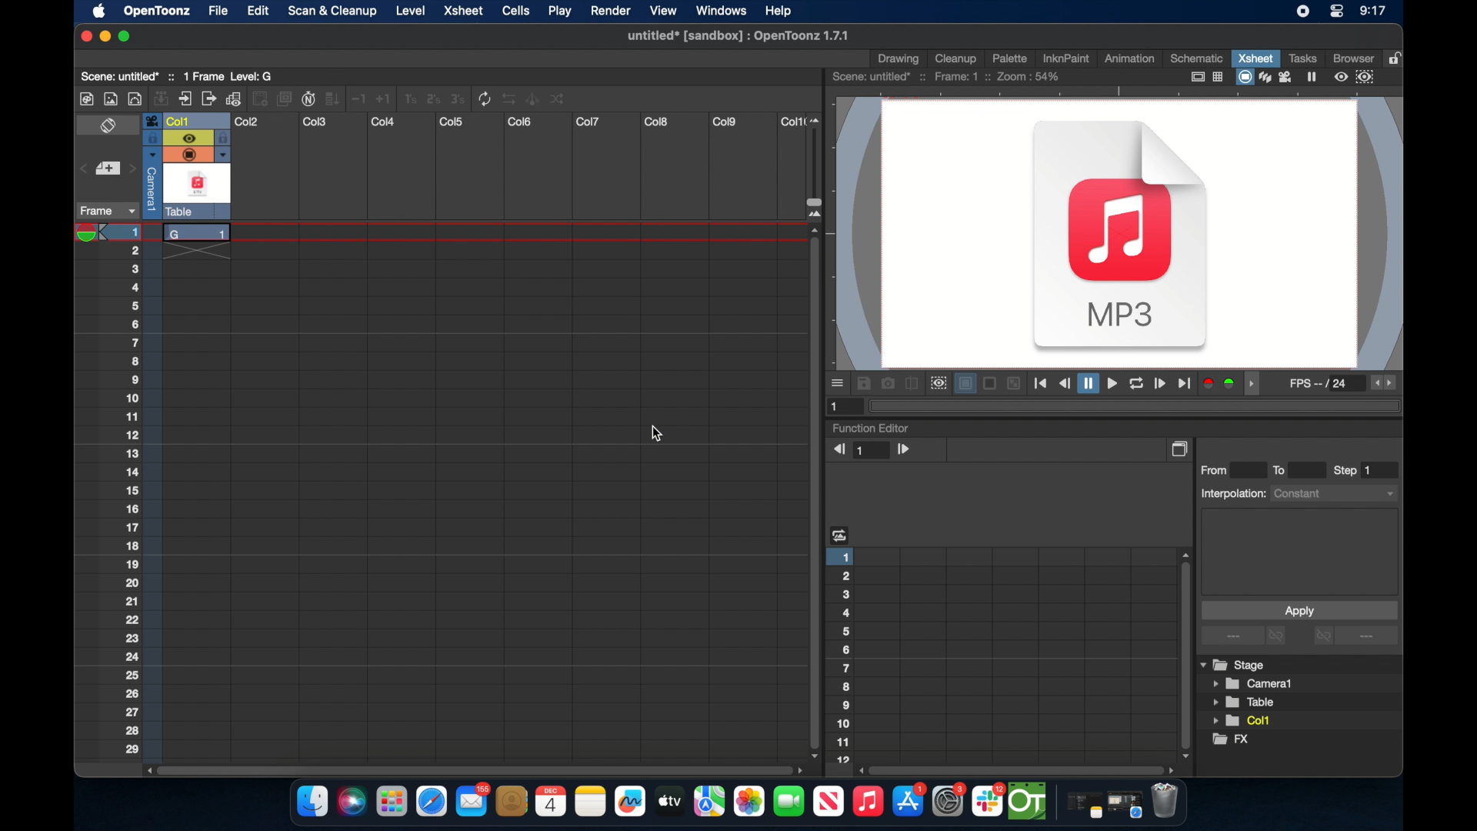  What do you see at coordinates (947, 77) in the screenshot?
I see `scene` at bounding box center [947, 77].